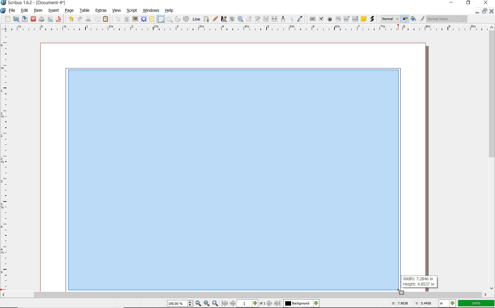 This screenshot has height=308, width=495. What do you see at coordinates (33, 19) in the screenshot?
I see `close` at bounding box center [33, 19].